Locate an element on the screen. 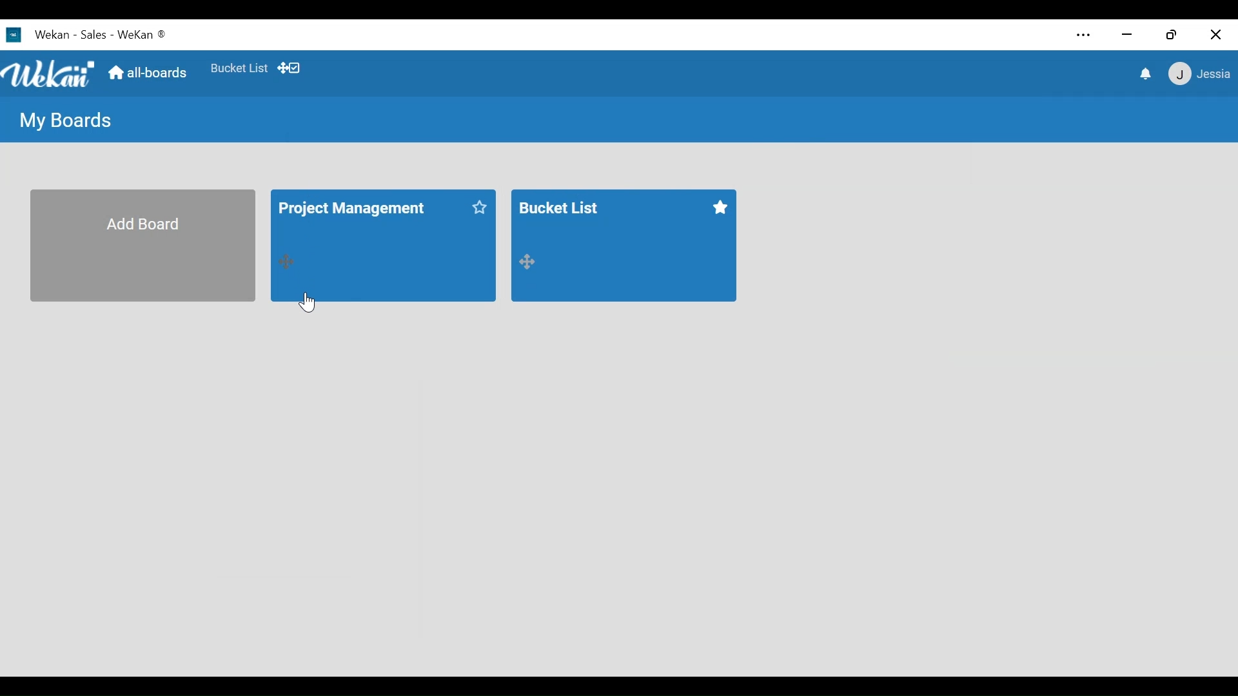  Wekan logo is located at coordinates (50, 75).